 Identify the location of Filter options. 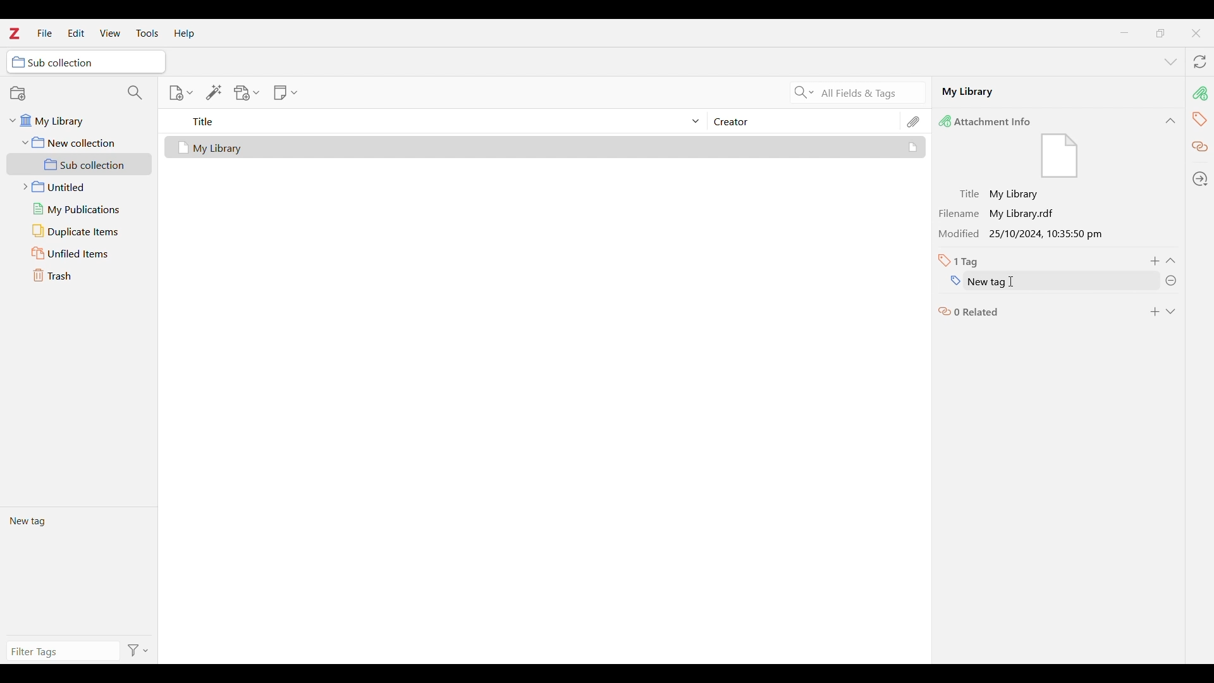
(138, 651).